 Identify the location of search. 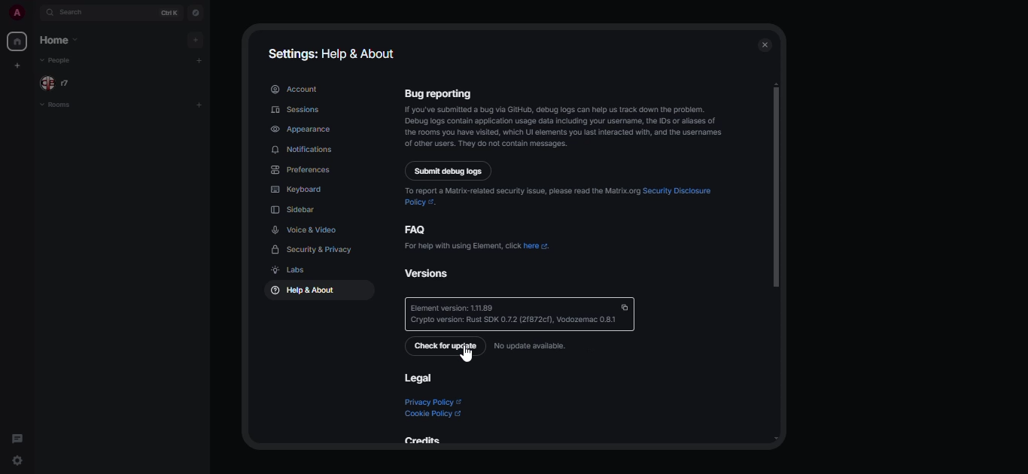
(71, 12).